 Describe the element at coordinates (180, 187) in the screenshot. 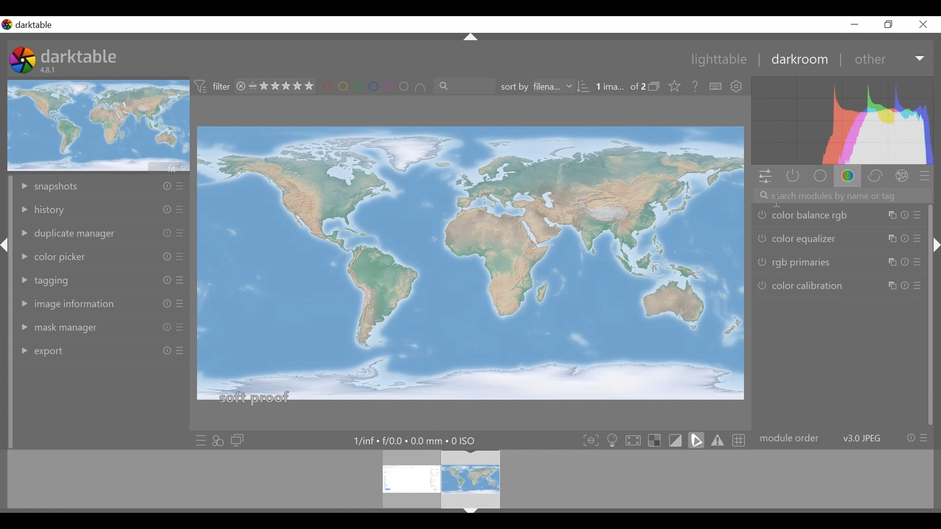

I see `` at that location.